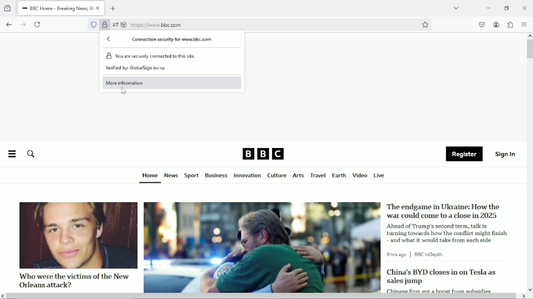 This screenshot has width=533, height=299. What do you see at coordinates (262, 297) in the screenshot?
I see `Horizontal scrollbar` at bounding box center [262, 297].